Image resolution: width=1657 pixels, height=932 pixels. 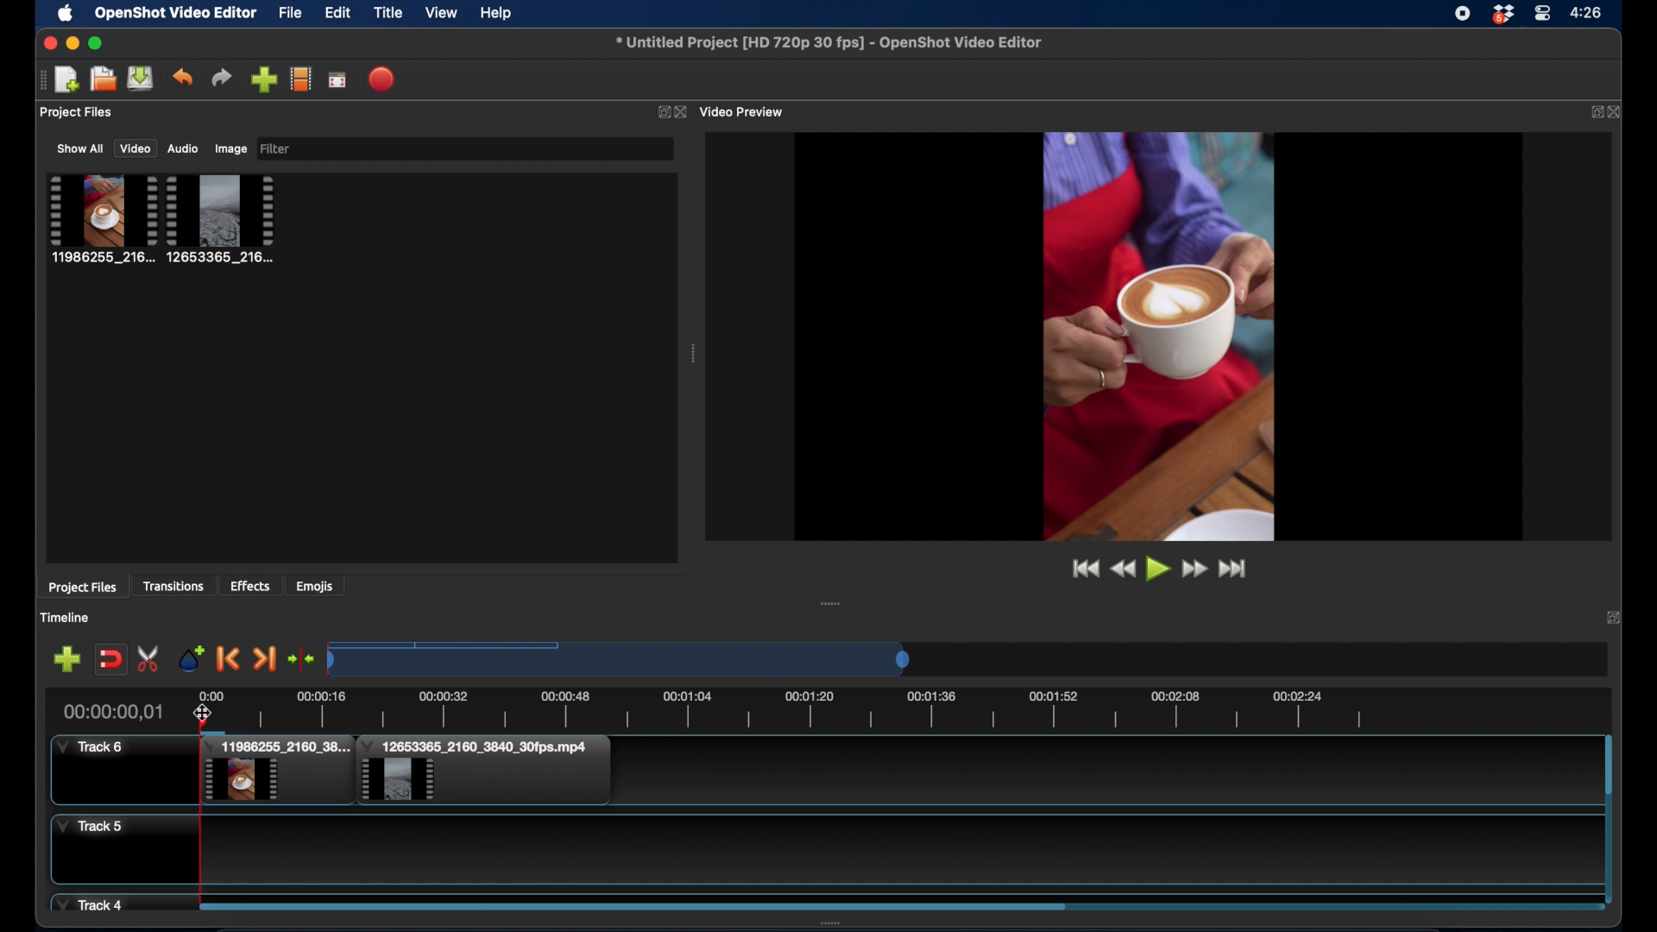 What do you see at coordinates (175, 586) in the screenshot?
I see `transitions` at bounding box center [175, 586].